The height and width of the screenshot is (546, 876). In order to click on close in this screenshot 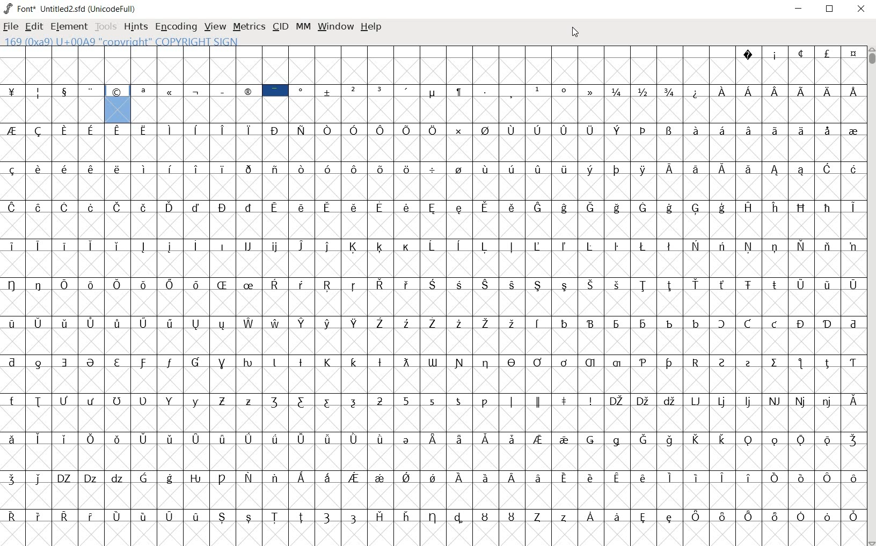, I will do `click(862, 9)`.